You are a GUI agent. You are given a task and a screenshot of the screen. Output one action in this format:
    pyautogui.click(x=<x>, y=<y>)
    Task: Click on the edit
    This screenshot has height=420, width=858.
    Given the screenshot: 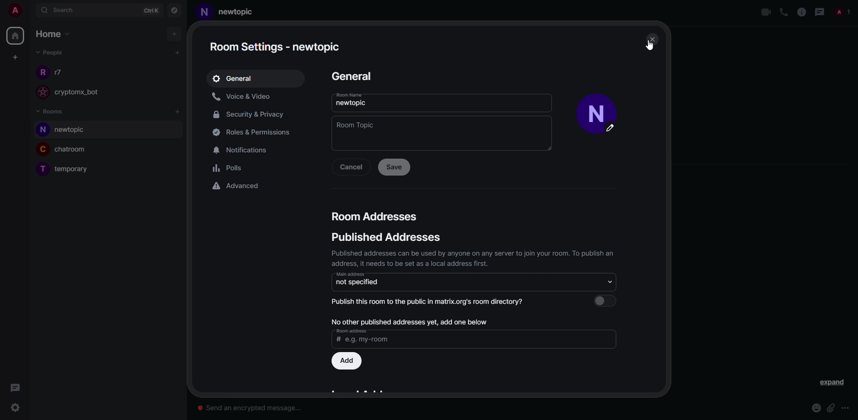 What is the action you would take?
    pyautogui.click(x=614, y=130)
    